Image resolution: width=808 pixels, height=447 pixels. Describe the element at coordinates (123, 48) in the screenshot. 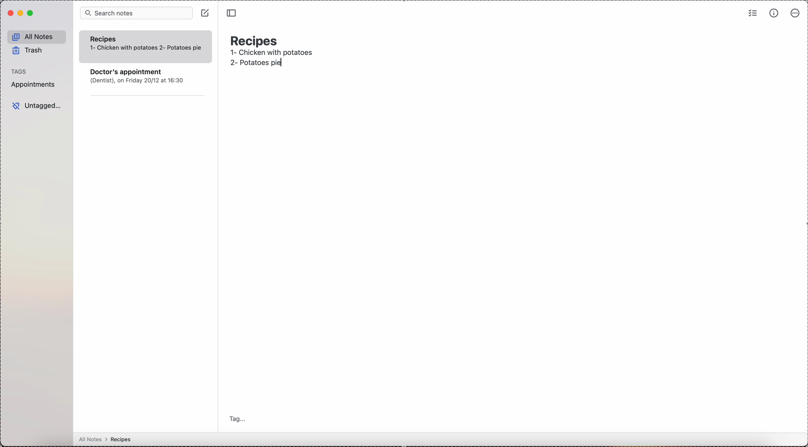

I see `1- Chicken with potatoes` at that location.